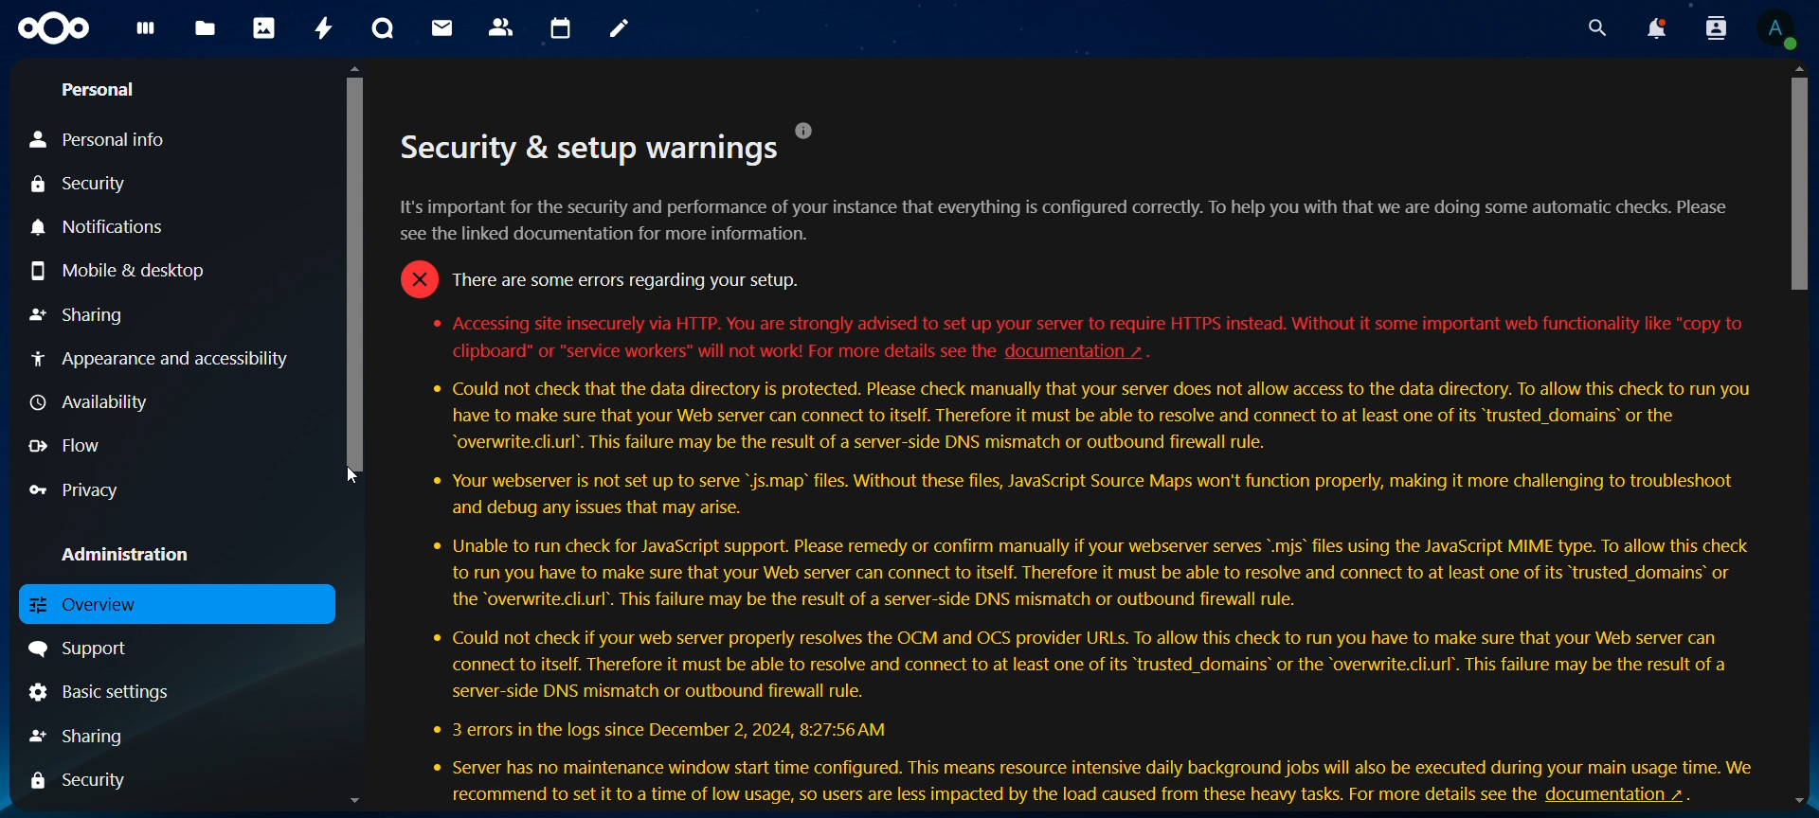 The image size is (1819, 818). What do you see at coordinates (98, 734) in the screenshot?
I see `sharing` at bounding box center [98, 734].